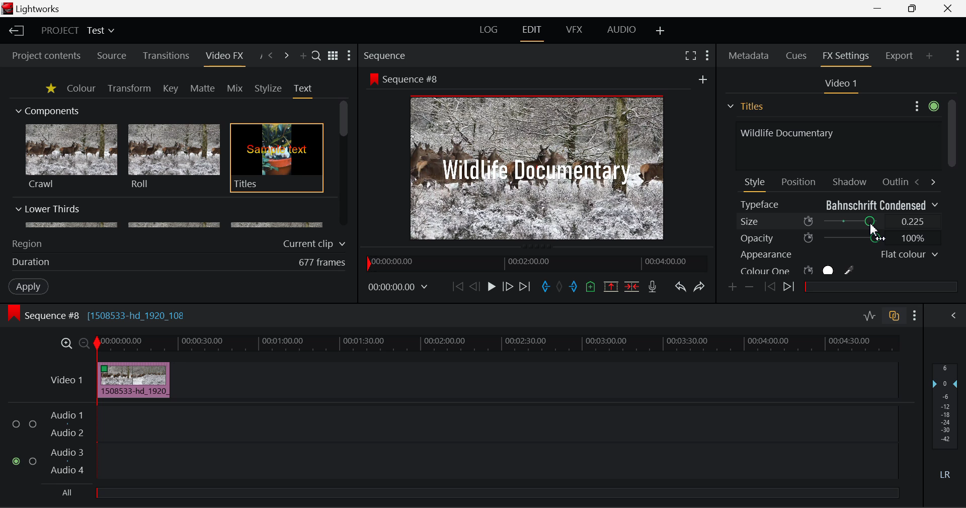 Image resolution: width=966 pixels, height=508 pixels. What do you see at coordinates (344, 164) in the screenshot?
I see `Scroll Bar` at bounding box center [344, 164].